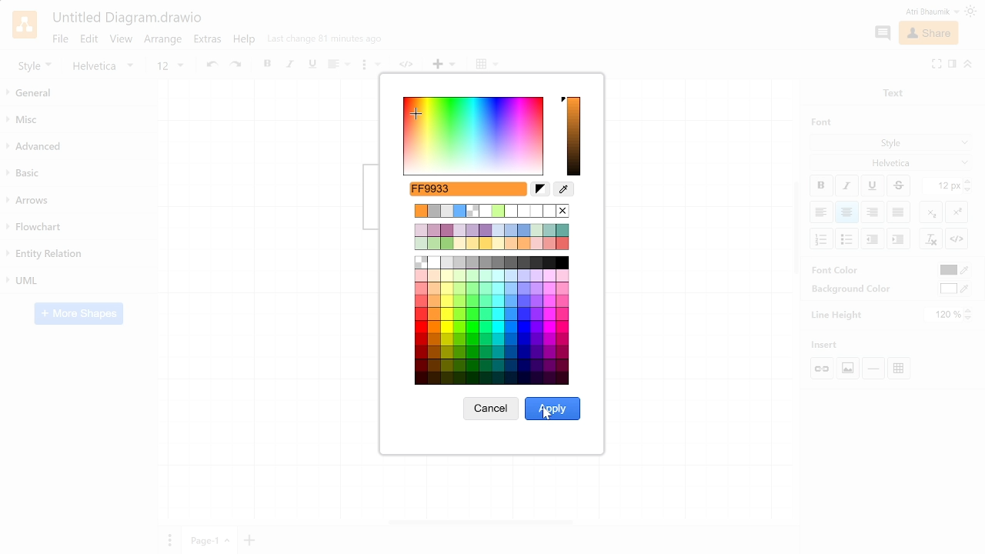 This screenshot has height=554, width=985. What do you see at coordinates (106, 66) in the screenshot?
I see `helvetica` at bounding box center [106, 66].